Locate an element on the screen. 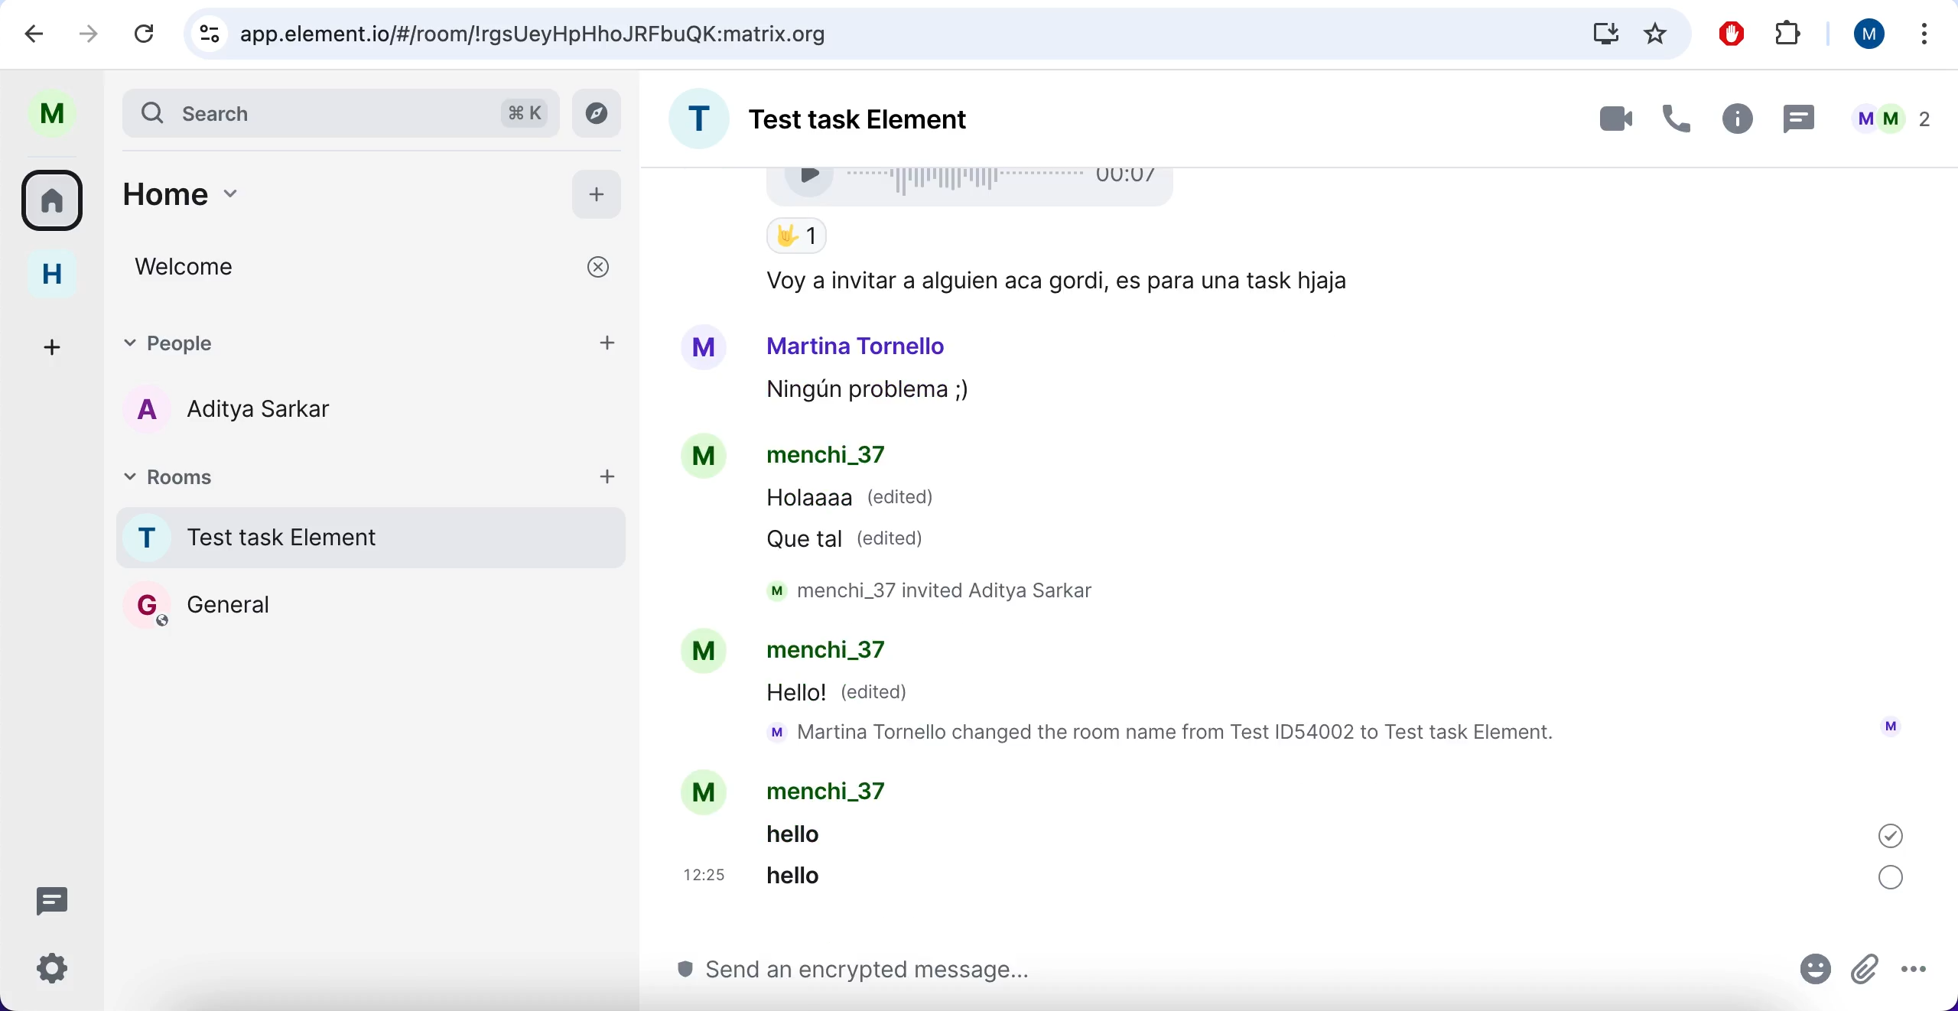 This screenshot has width=1958, height=1011. google search bar is located at coordinates (863, 34).